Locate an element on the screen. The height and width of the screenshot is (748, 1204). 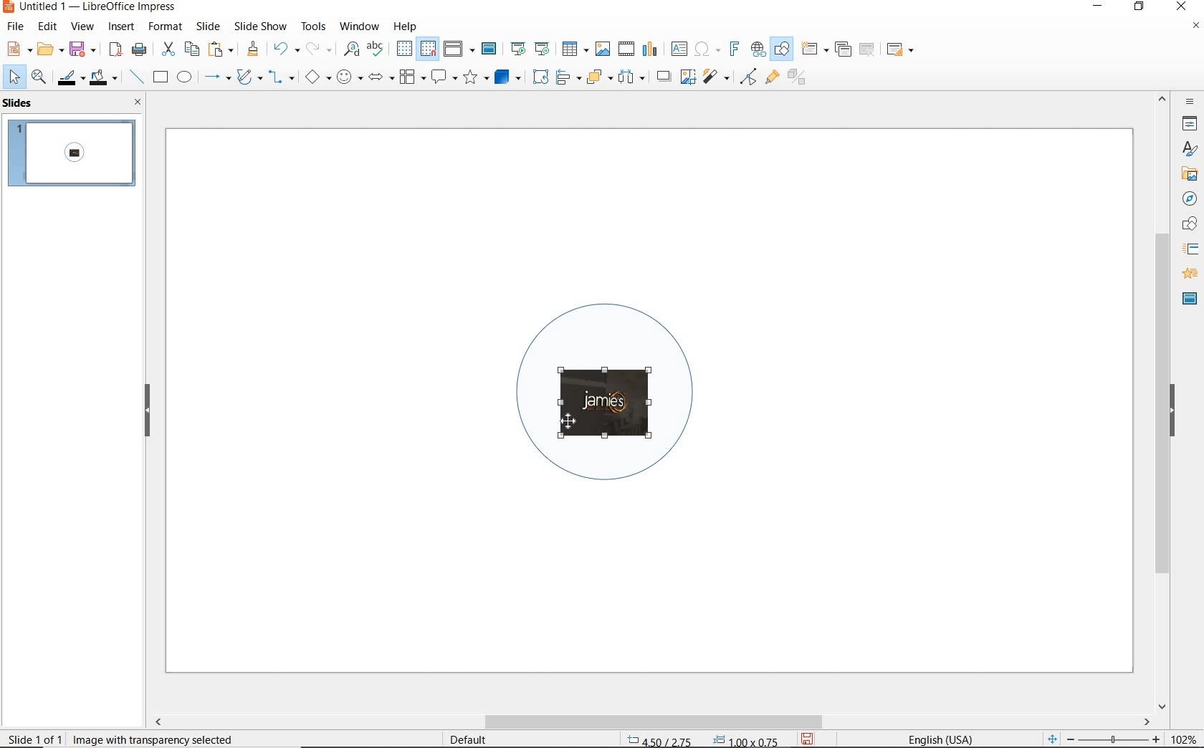
new slide is located at coordinates (814, 49).